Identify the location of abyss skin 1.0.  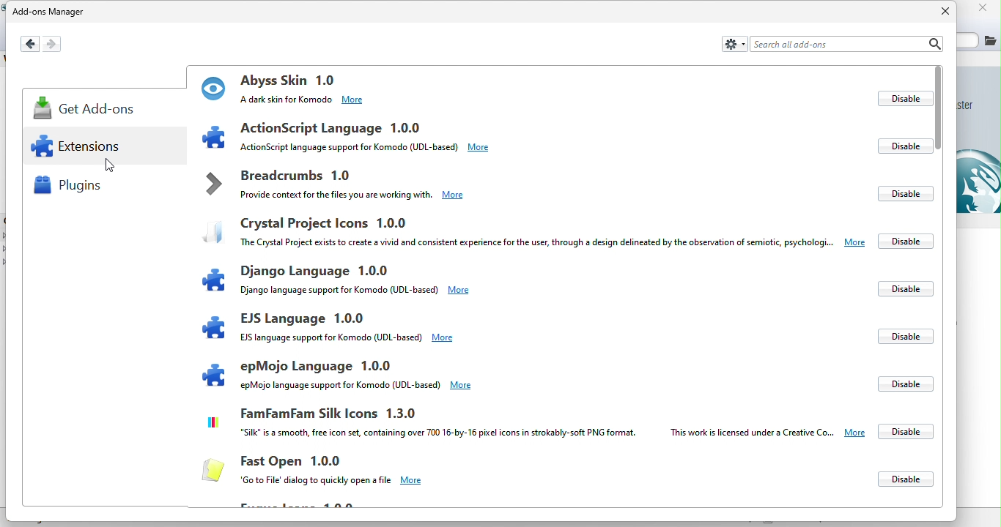
(405, 87).